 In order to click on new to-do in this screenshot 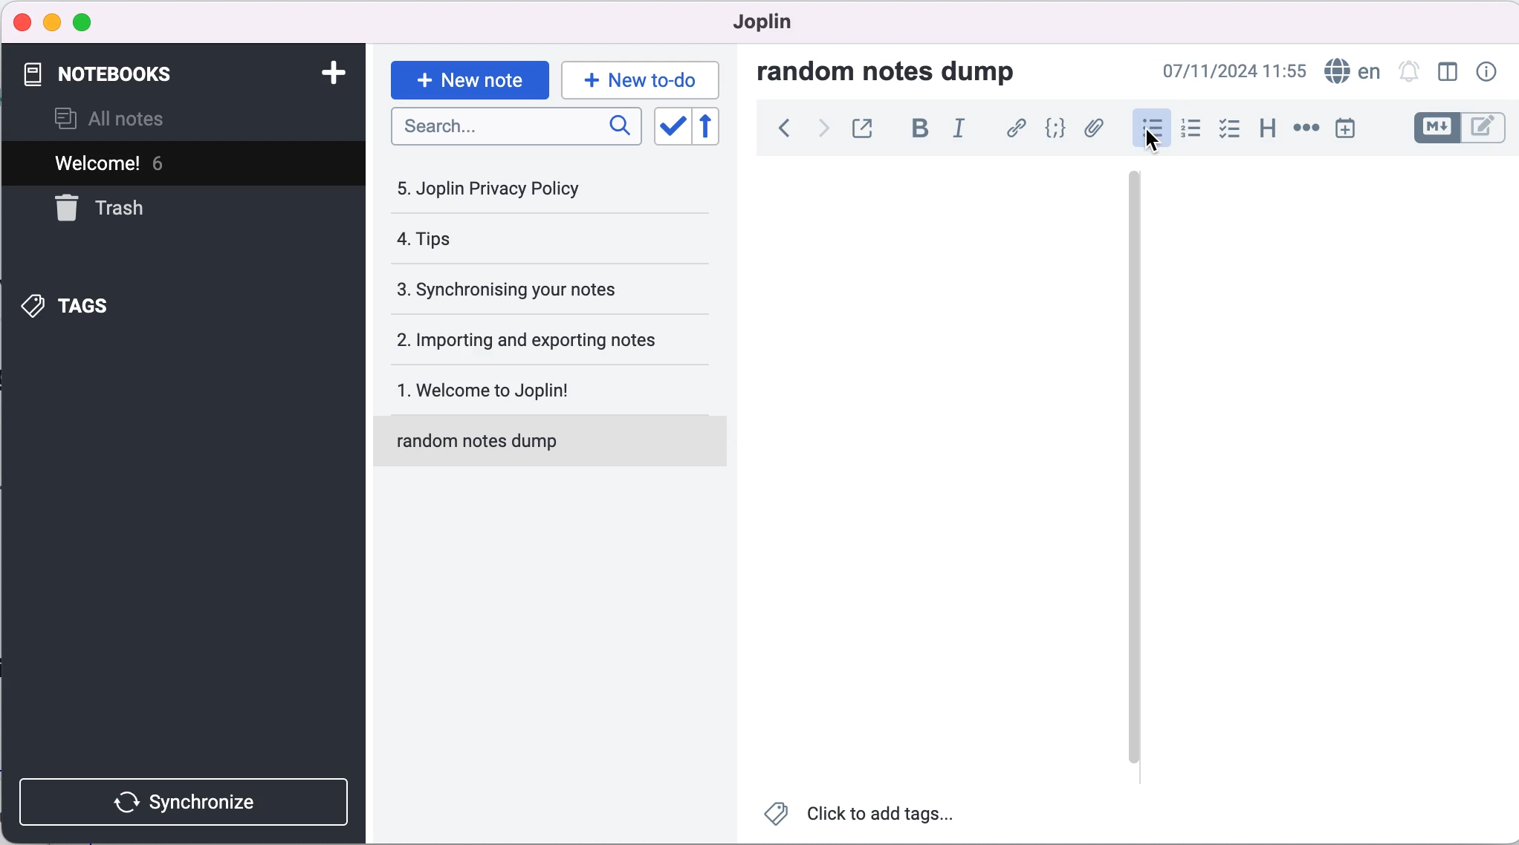, I will do `click(643, 79)`.